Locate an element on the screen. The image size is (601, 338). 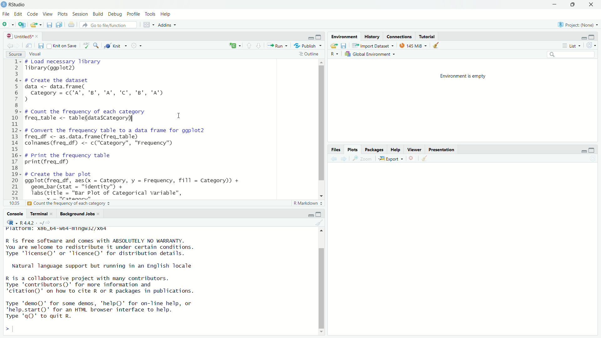
packages is located at coordinates (374, 150).